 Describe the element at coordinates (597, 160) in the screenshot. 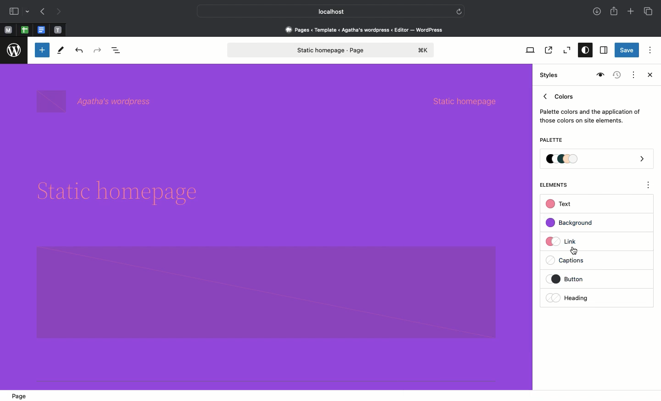

I see `Palette` at that location.